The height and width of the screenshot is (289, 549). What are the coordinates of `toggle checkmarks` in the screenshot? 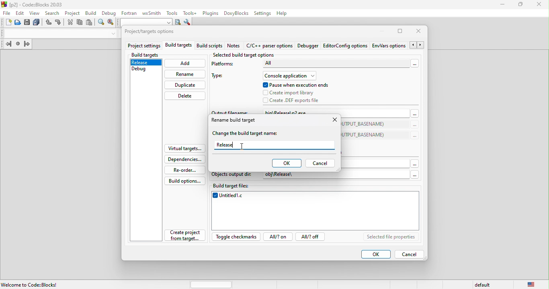 It's located at (237, 237).